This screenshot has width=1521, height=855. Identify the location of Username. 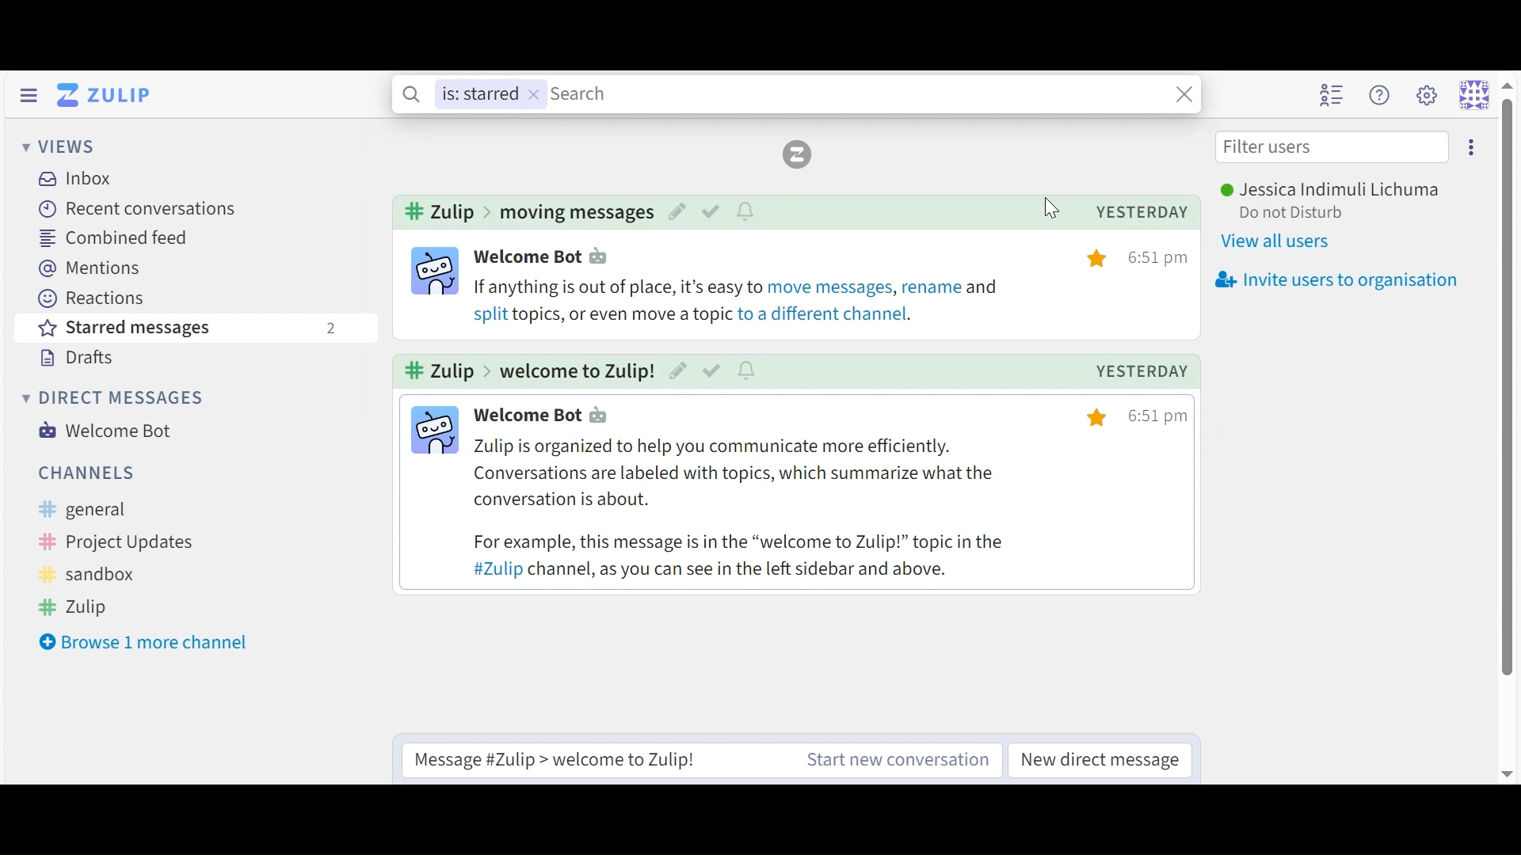
(1340, 189).